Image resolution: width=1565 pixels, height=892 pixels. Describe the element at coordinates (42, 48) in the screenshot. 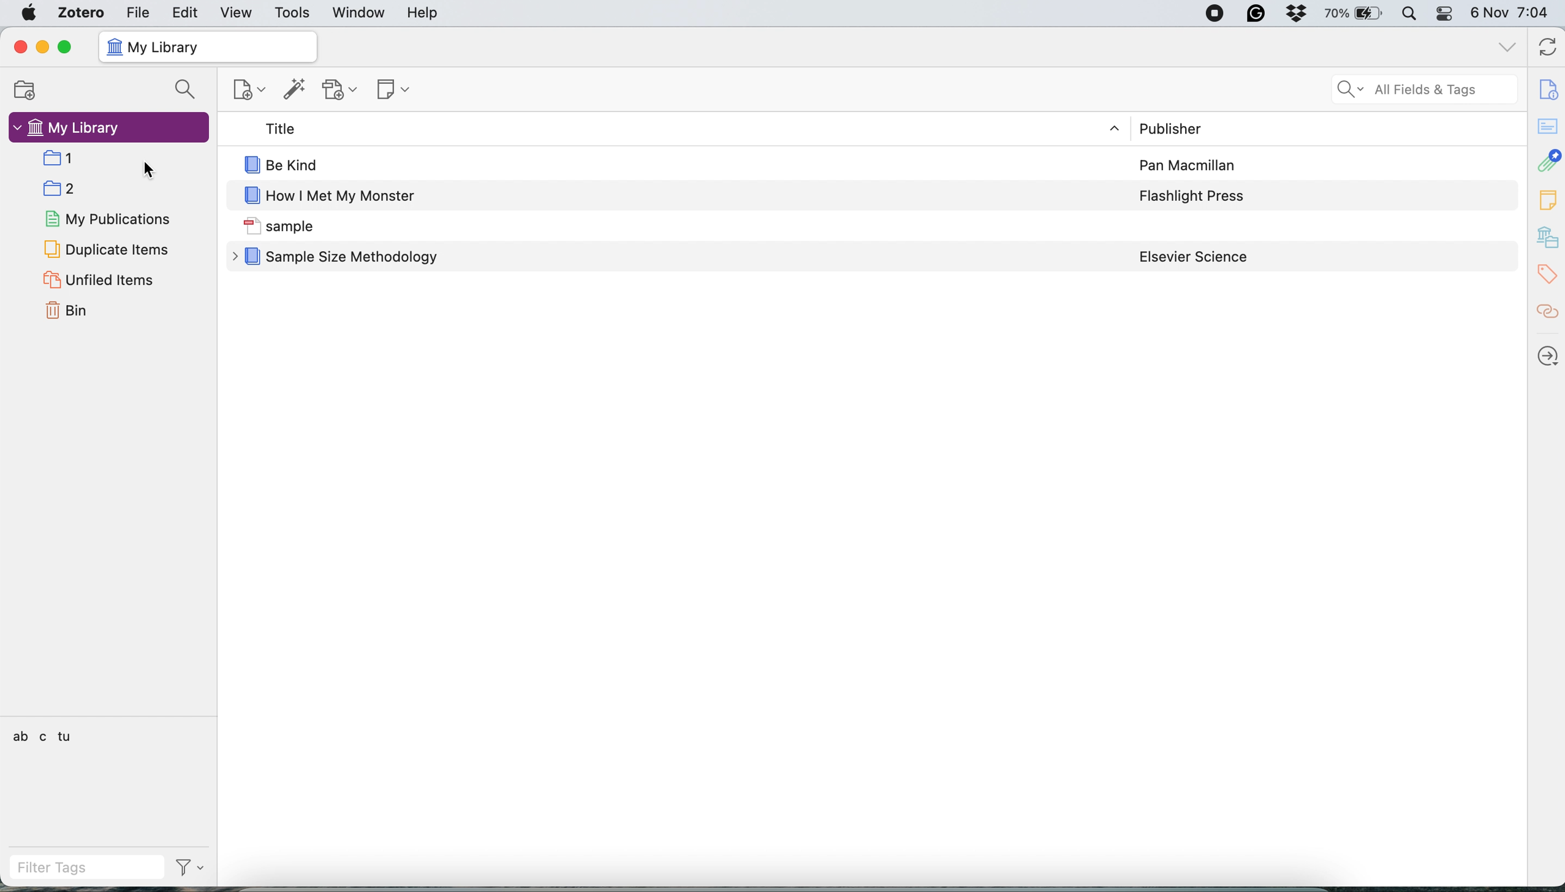

I see `minimise` at that location.